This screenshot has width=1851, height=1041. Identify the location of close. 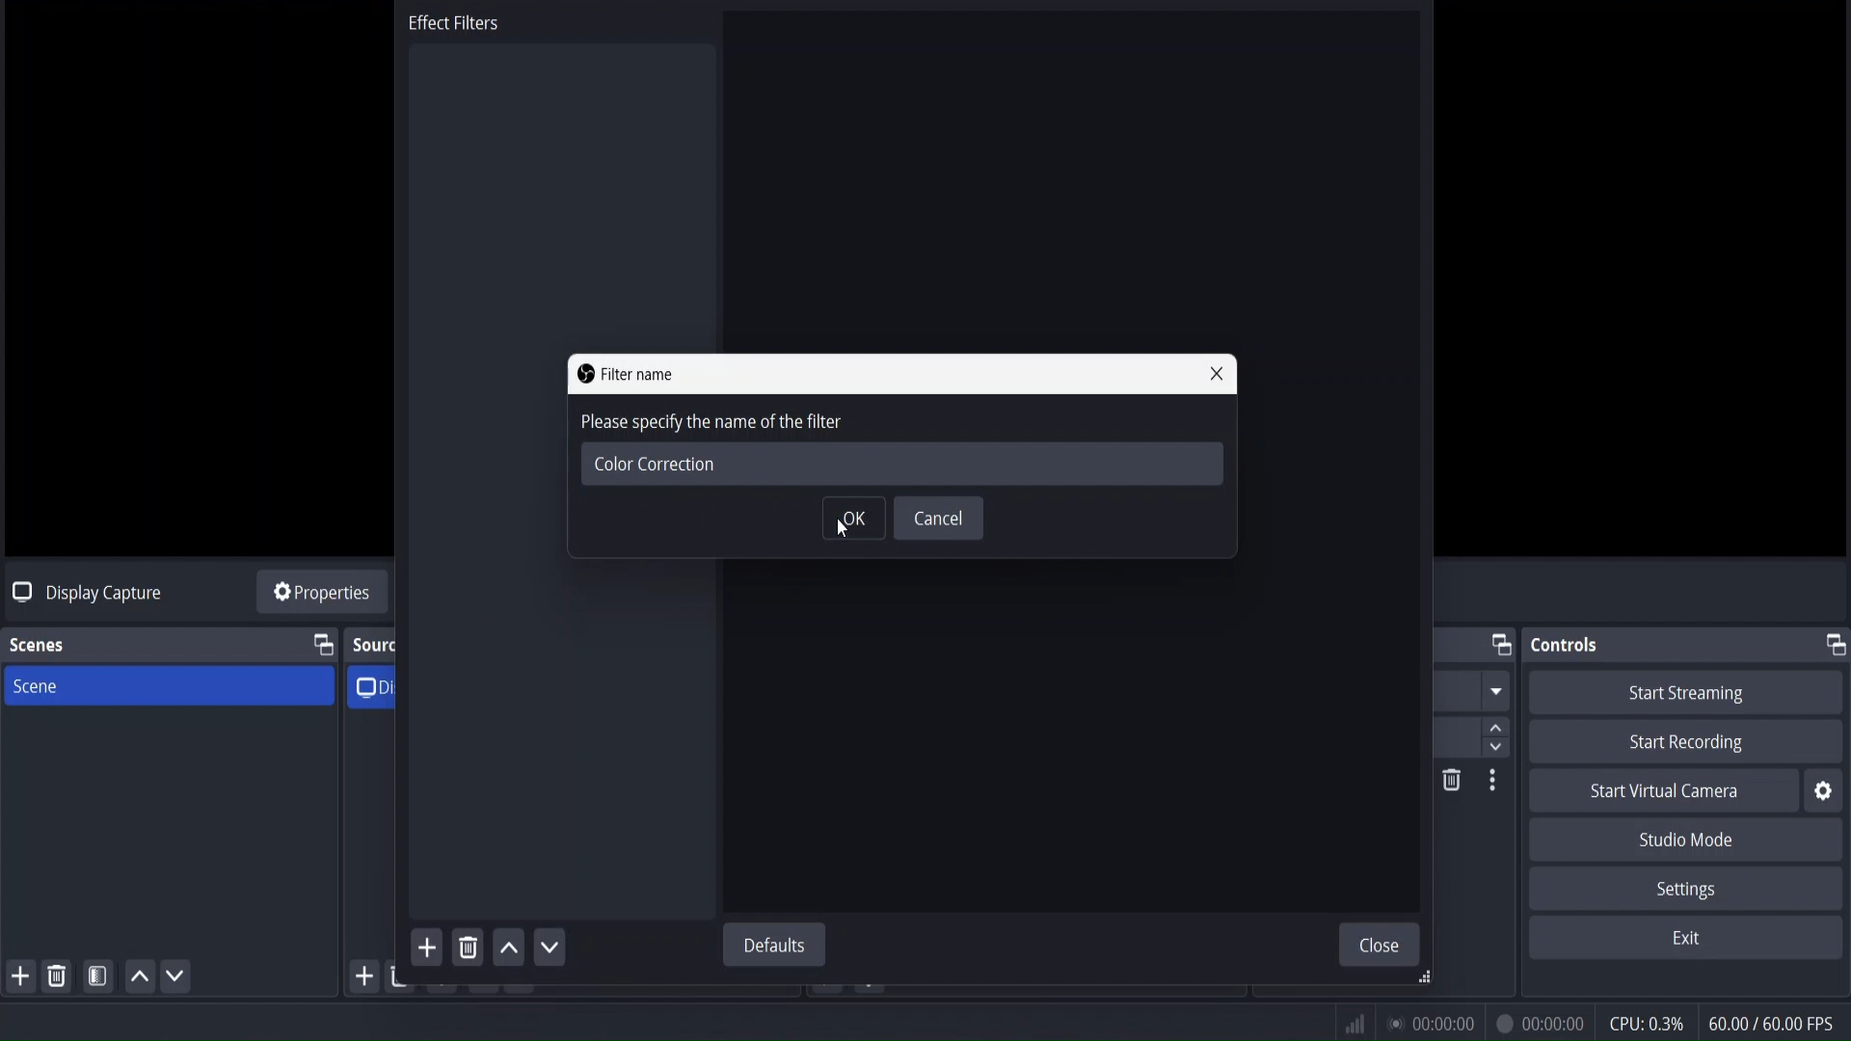
(1383, 945).